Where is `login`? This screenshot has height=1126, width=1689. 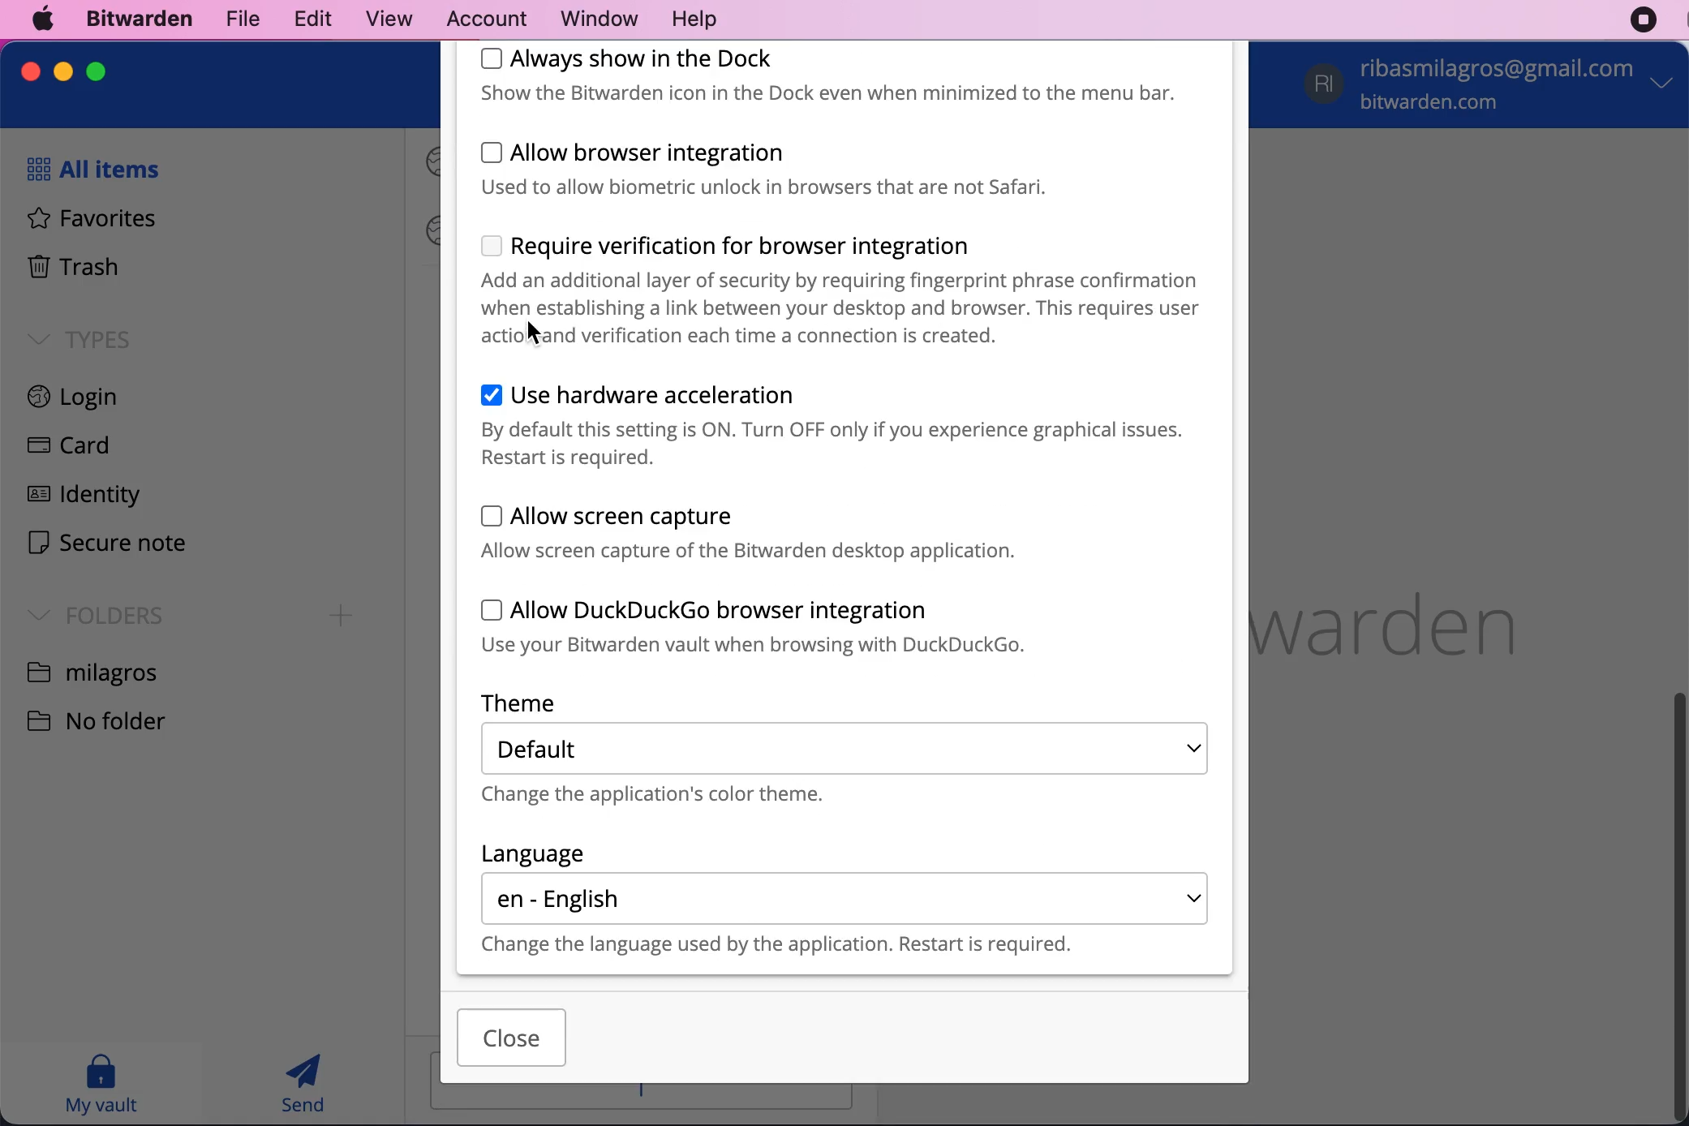
login is located at coordinates (93, 399).